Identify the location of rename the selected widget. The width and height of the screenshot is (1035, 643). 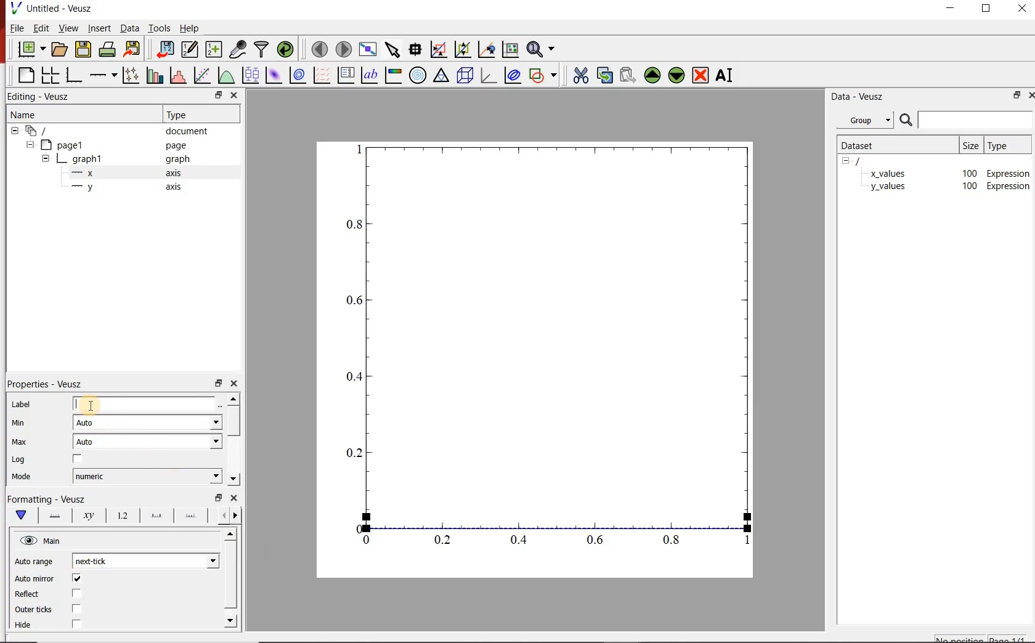
(726, 77).